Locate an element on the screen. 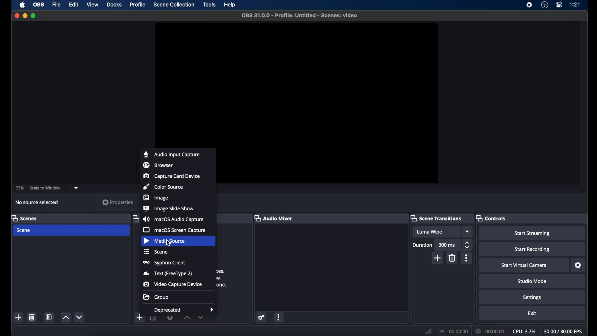 The height and width of the screenshot is (336, 597). more options is located at coordinates (279, 318).